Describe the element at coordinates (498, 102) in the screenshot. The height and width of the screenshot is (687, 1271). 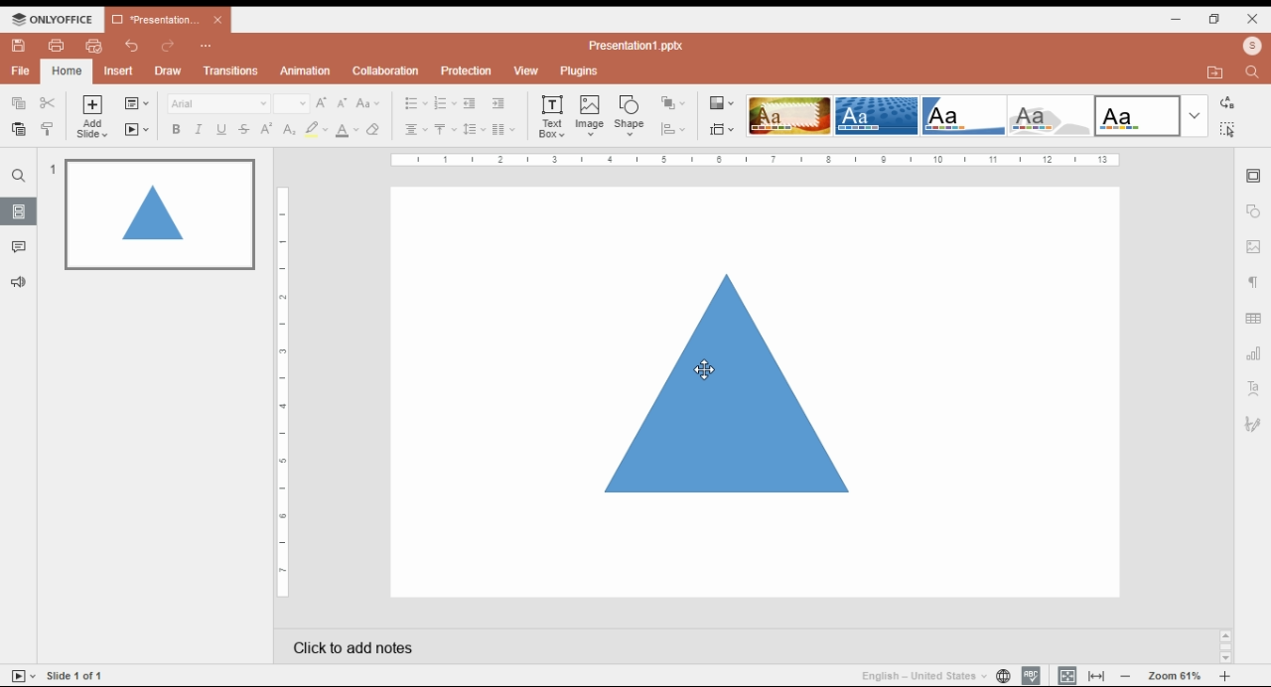
I see `increase indent` at that location.